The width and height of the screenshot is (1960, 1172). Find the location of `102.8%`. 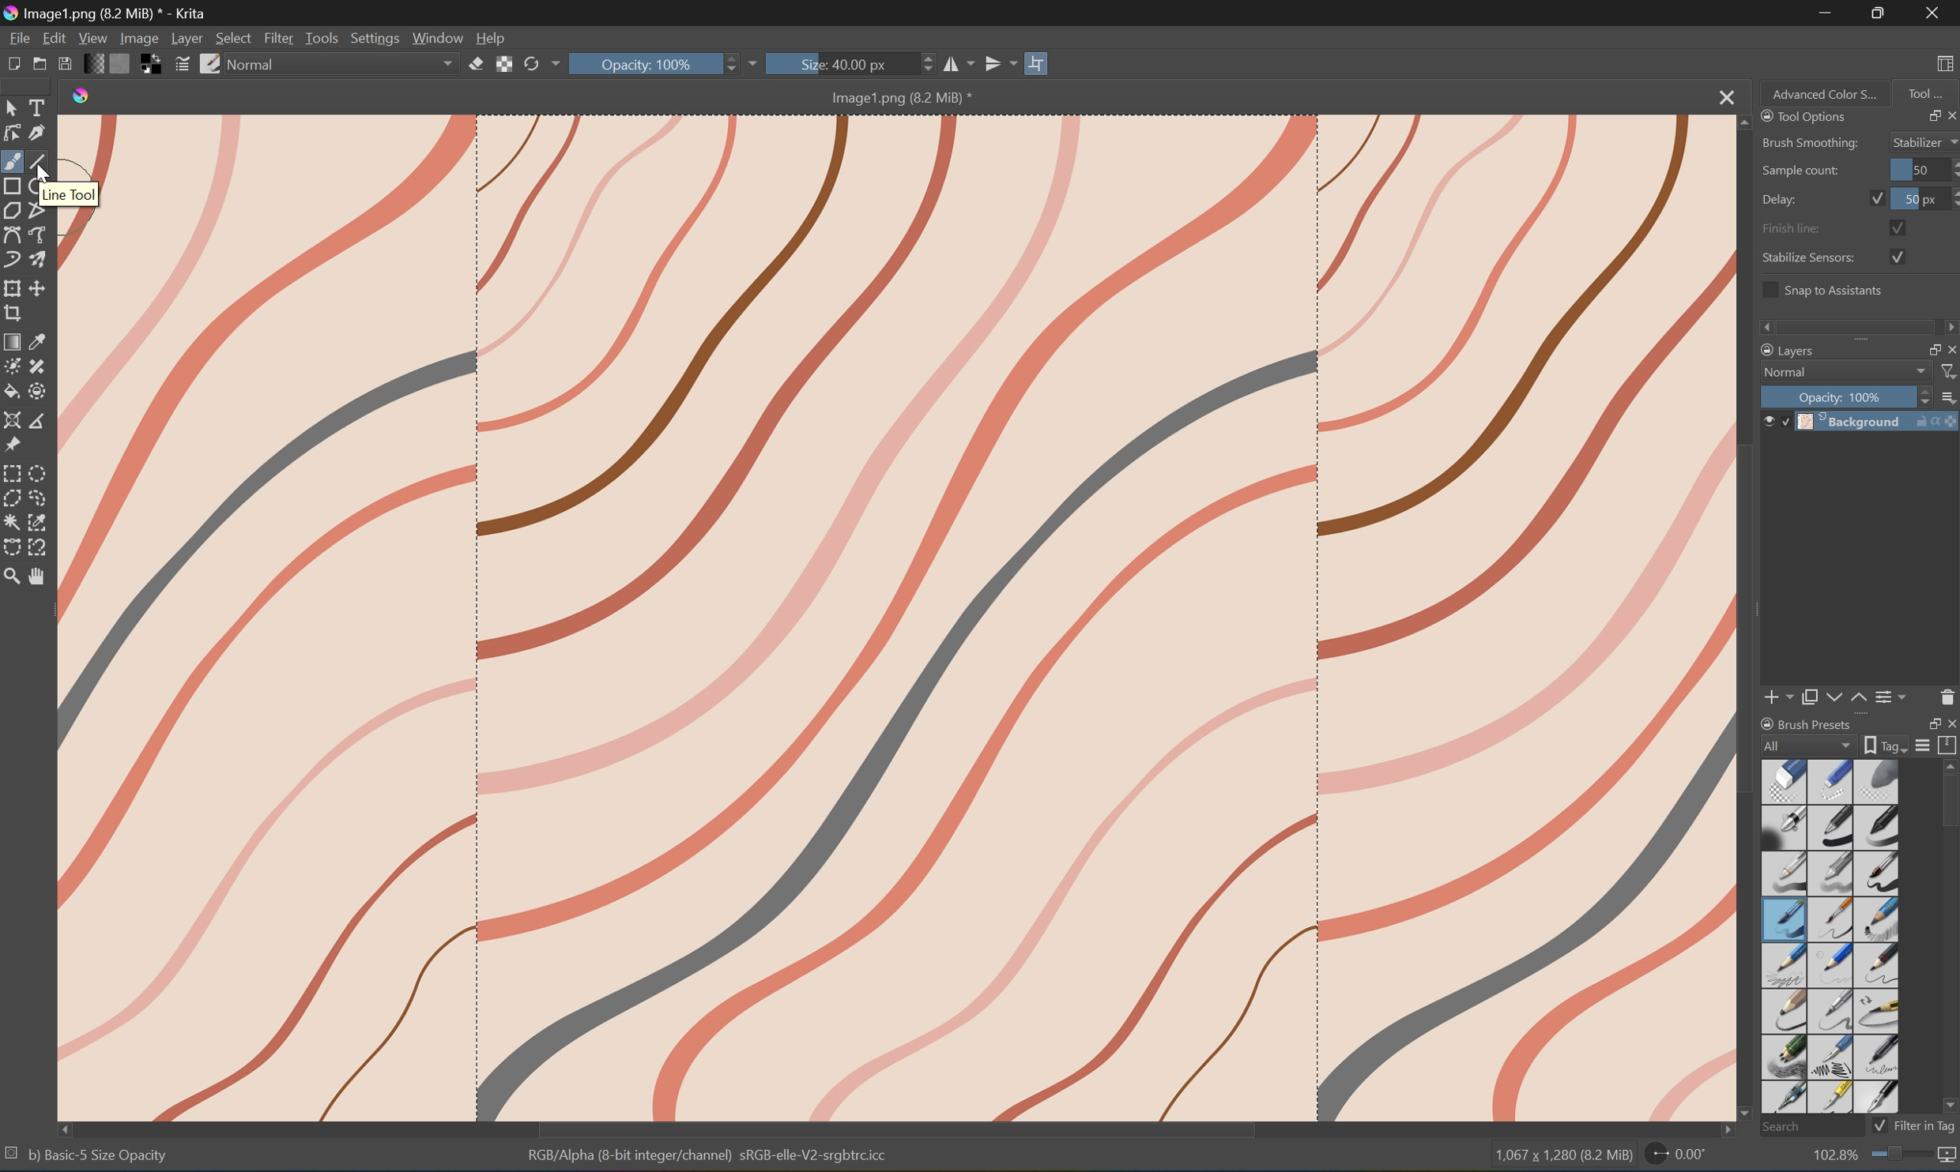

102.8% is located at coordinates (1833, 1156).